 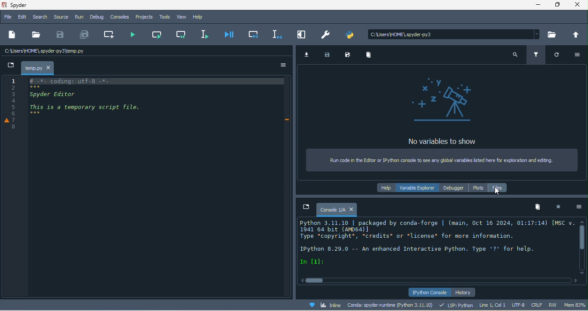 I want to click on debug, so click(x=96, y=17).